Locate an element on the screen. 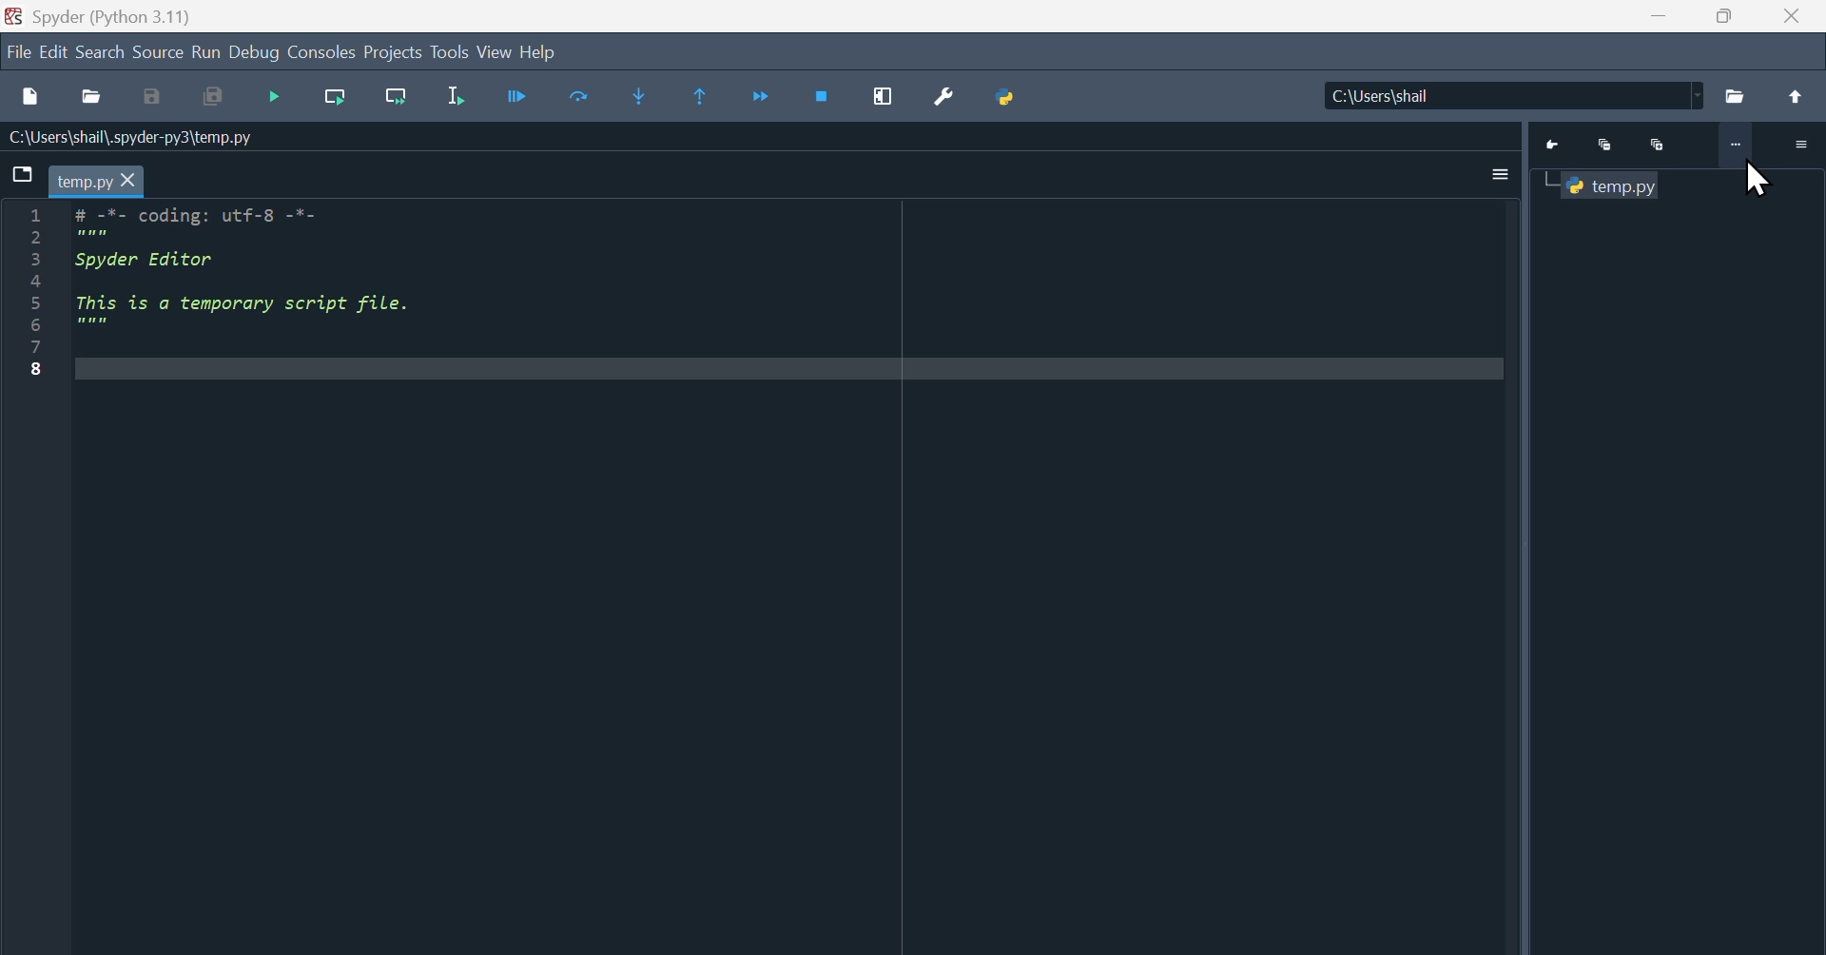 Image resolution: width=1826 pixels, height=955 pixels. Cursor is located at coordinates (1758, 181).